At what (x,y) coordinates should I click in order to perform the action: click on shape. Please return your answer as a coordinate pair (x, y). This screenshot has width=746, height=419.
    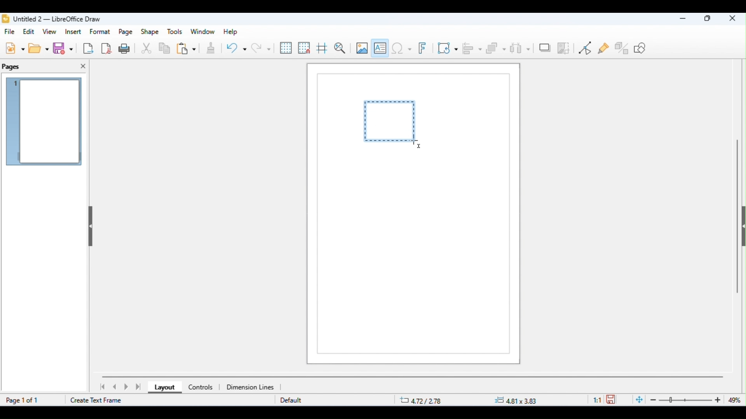
    Looking at the image, I should click on (150, 32).